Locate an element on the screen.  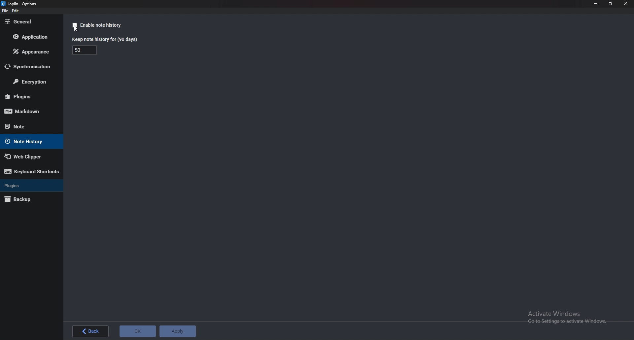
General is located at coordinates (30, 22).